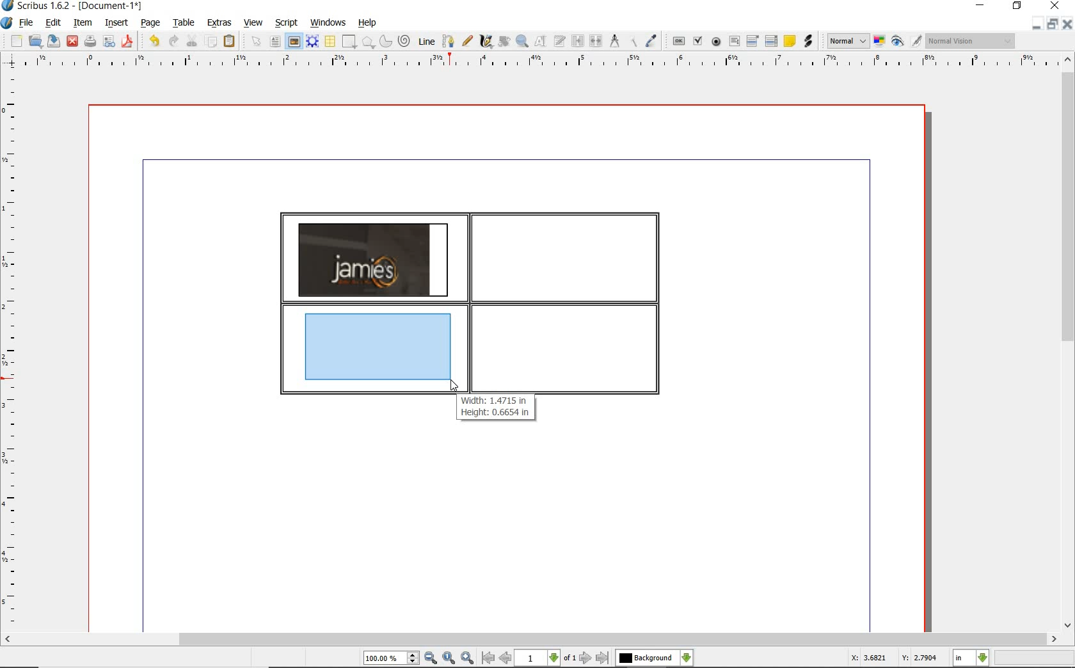 Image resolution: width=1075 pixels, height=668 pixels. I want to click on undo, so click(154, 41).